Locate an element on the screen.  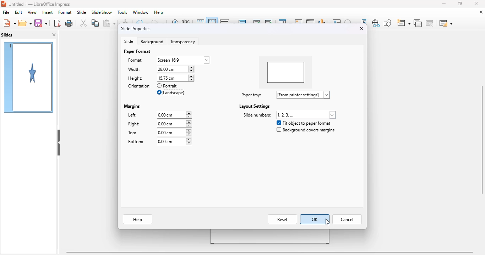
cancel is located at coordinates (347, 219).